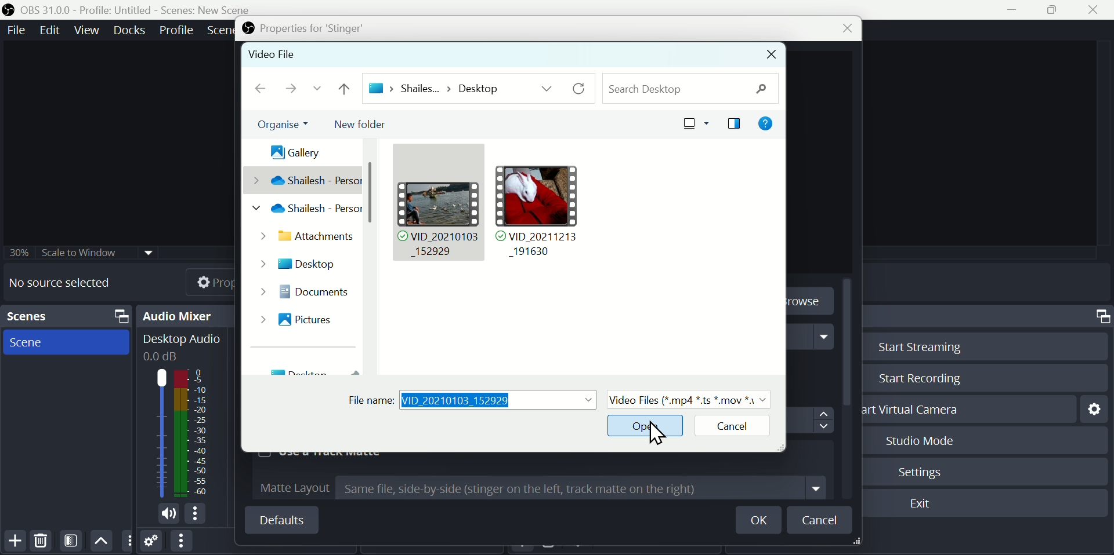 The width and height of the screenshot is (1114, 555). I want to click on volume, so click(165, 514).